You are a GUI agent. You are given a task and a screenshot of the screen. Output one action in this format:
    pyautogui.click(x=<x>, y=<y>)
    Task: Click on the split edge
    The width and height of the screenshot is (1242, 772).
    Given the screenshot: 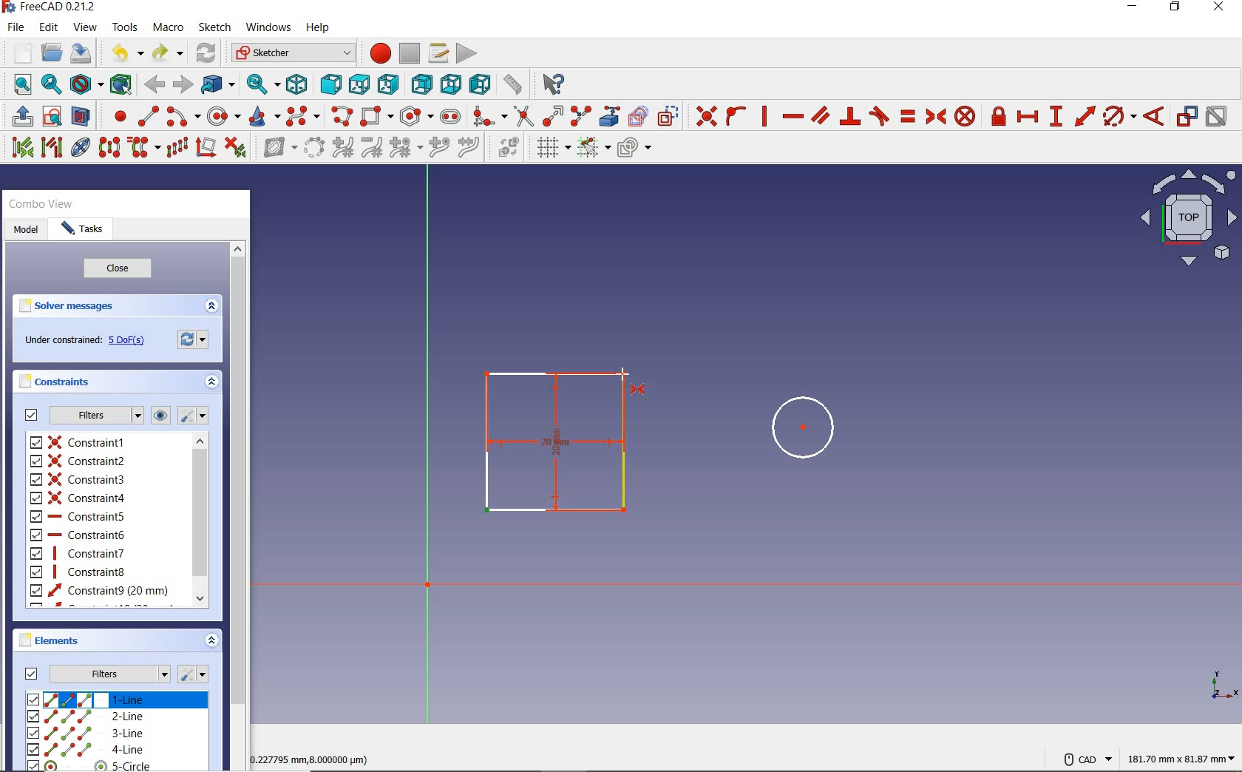 What is the action you would take?
    pyautogui.click(x=580, y=115)
    